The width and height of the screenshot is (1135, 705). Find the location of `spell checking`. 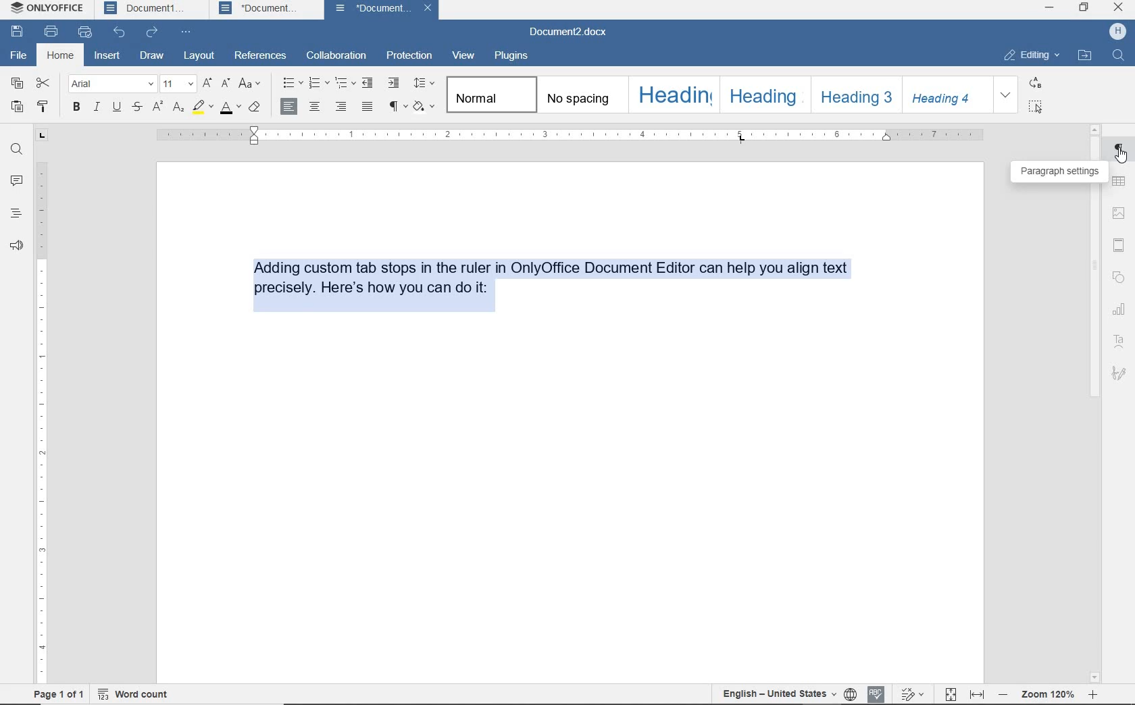

spell checking is located at coordinates (876, 694).